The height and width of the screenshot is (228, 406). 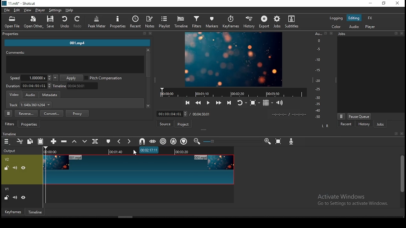 I want to click on properties menu, so click(x=9, y=113).